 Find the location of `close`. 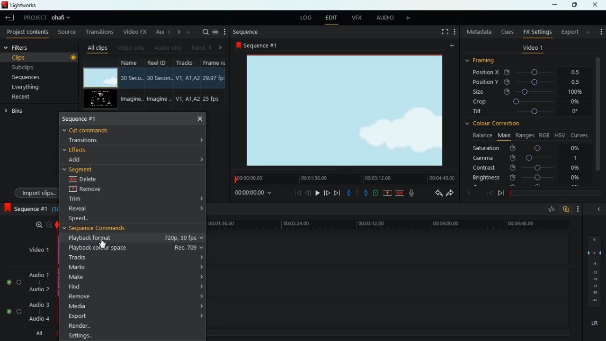

close is located at coordinates (596, 5).